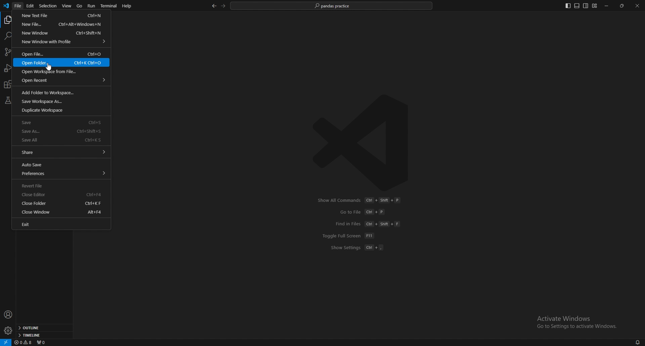 The width and height of the screenshot is (645, 346). What do you see at coordinates (126, 6) in the screenshot?
I see `Help` at bounding box center [126, 6].